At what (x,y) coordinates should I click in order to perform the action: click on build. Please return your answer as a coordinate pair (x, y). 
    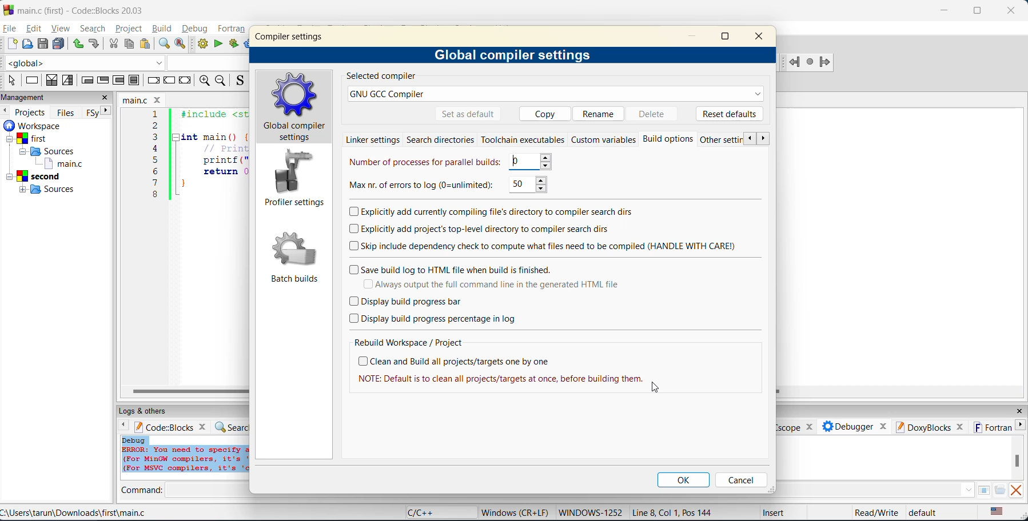
    Looking at the image, I should click on (203, 45).